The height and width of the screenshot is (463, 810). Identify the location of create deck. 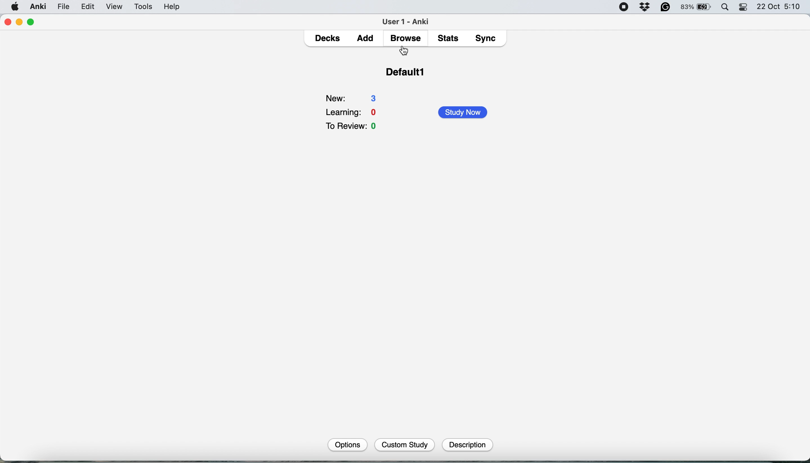
(413, 444).